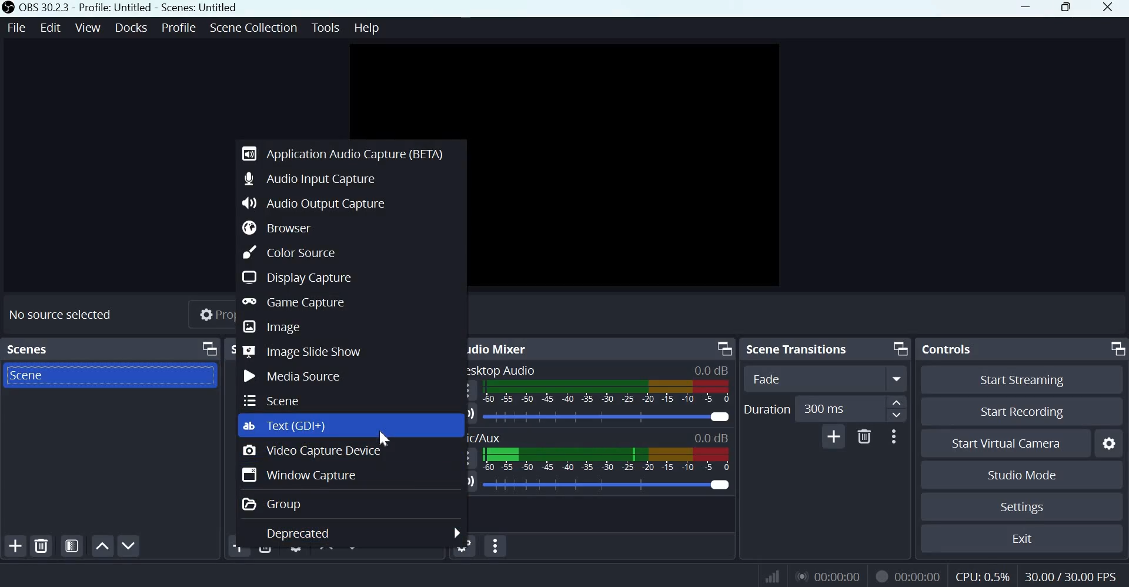  I want to click on 30.00/30.00 FPS, so click(1069, 576).